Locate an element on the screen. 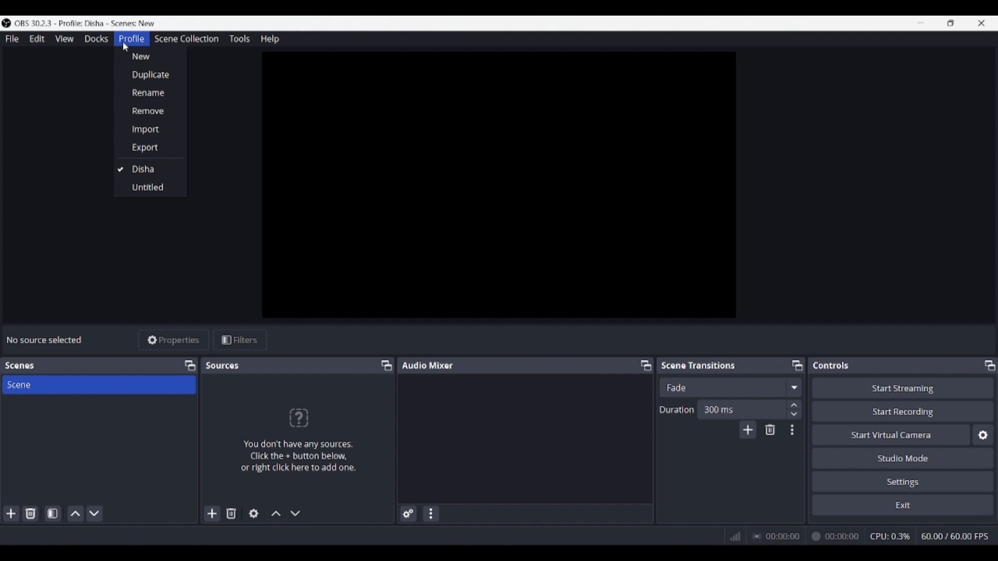  Remove selected source is located at coordinates (231, 513).